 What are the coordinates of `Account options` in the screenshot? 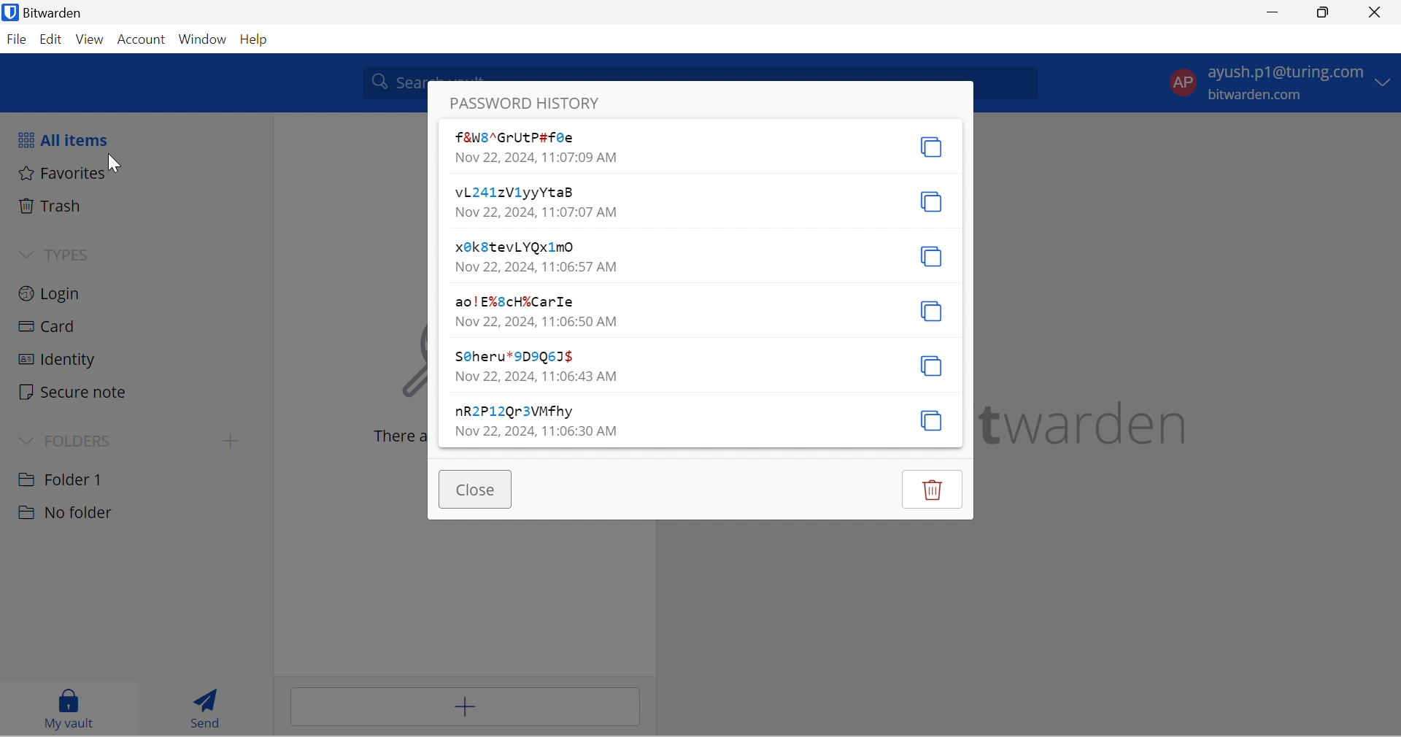 It's located at (1278, 81).